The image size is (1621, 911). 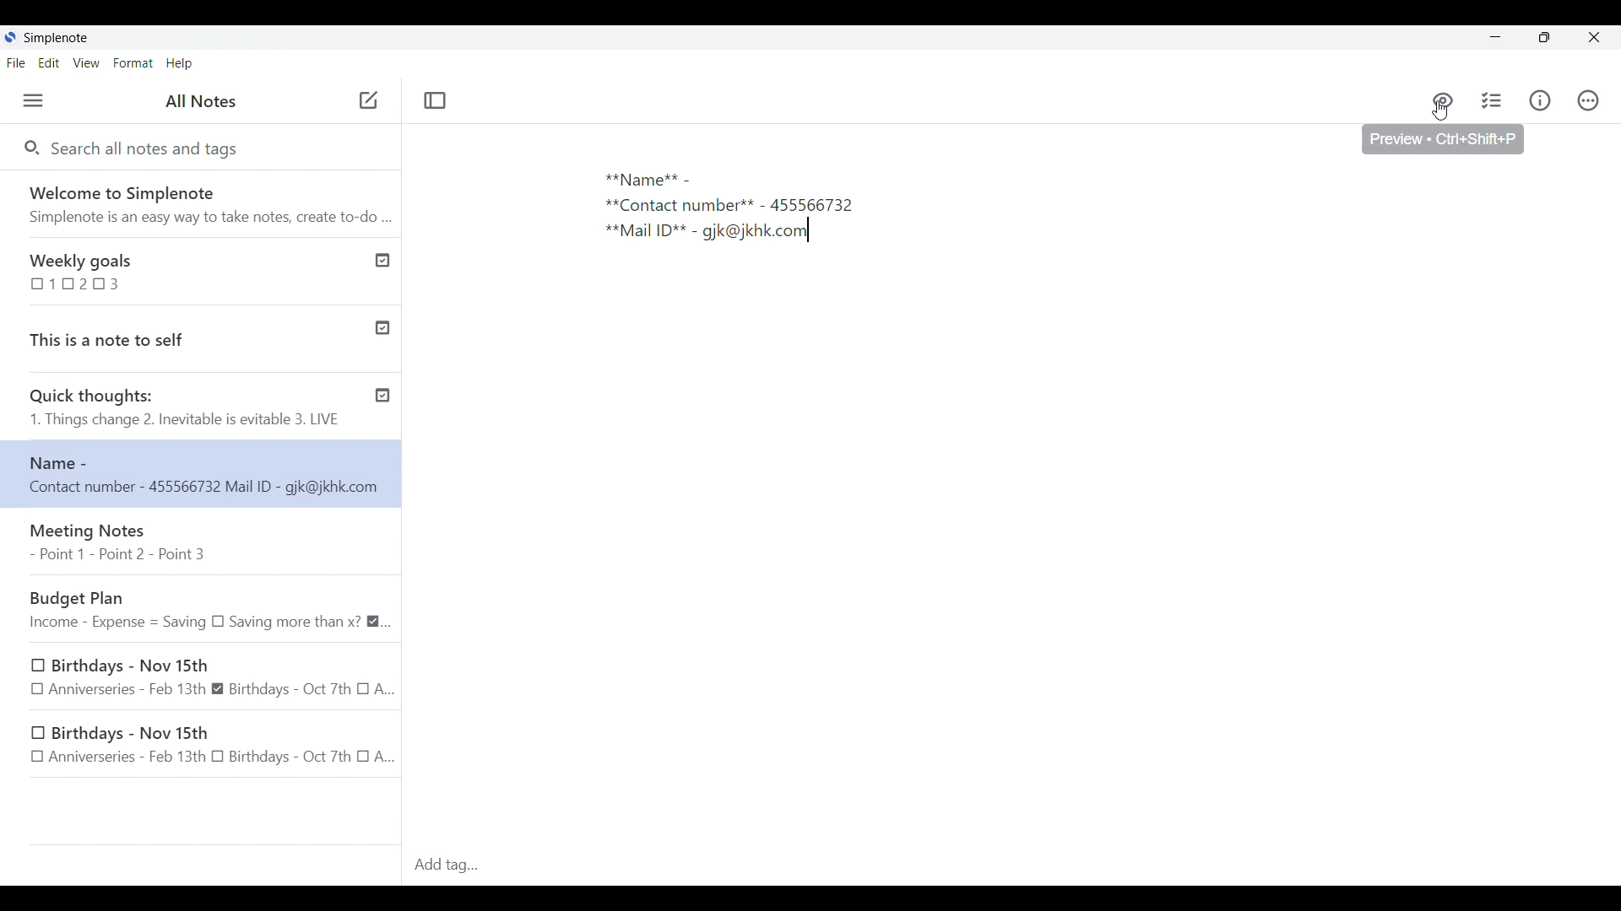 What do you see at coordinates (1441, 111) in the screenshot?
I see `Cursor clicking on Markdown preview` at bounding box center [1441, 111].